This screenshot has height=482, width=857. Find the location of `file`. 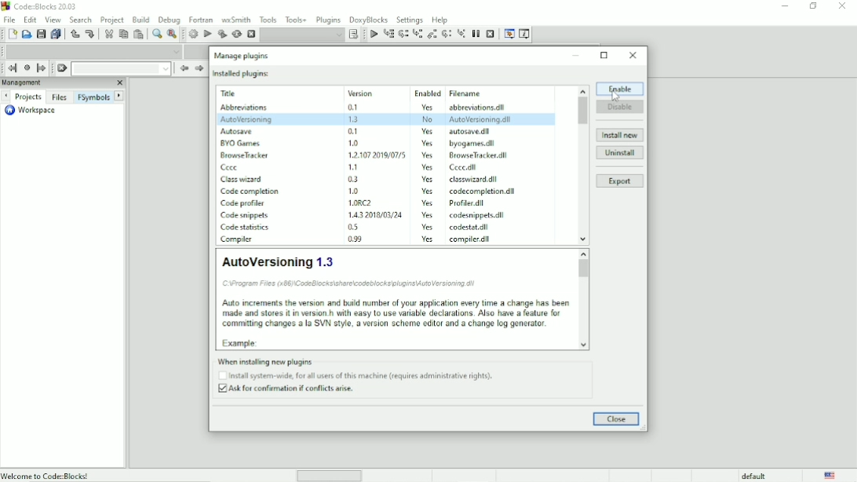

file is located at coordinates (470, 228).